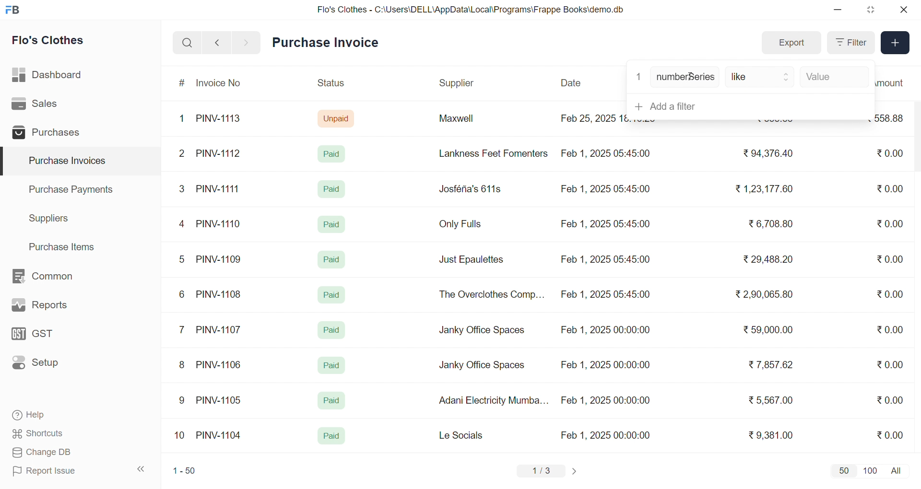  I want to click on ₹558.88, so click(893, 118).